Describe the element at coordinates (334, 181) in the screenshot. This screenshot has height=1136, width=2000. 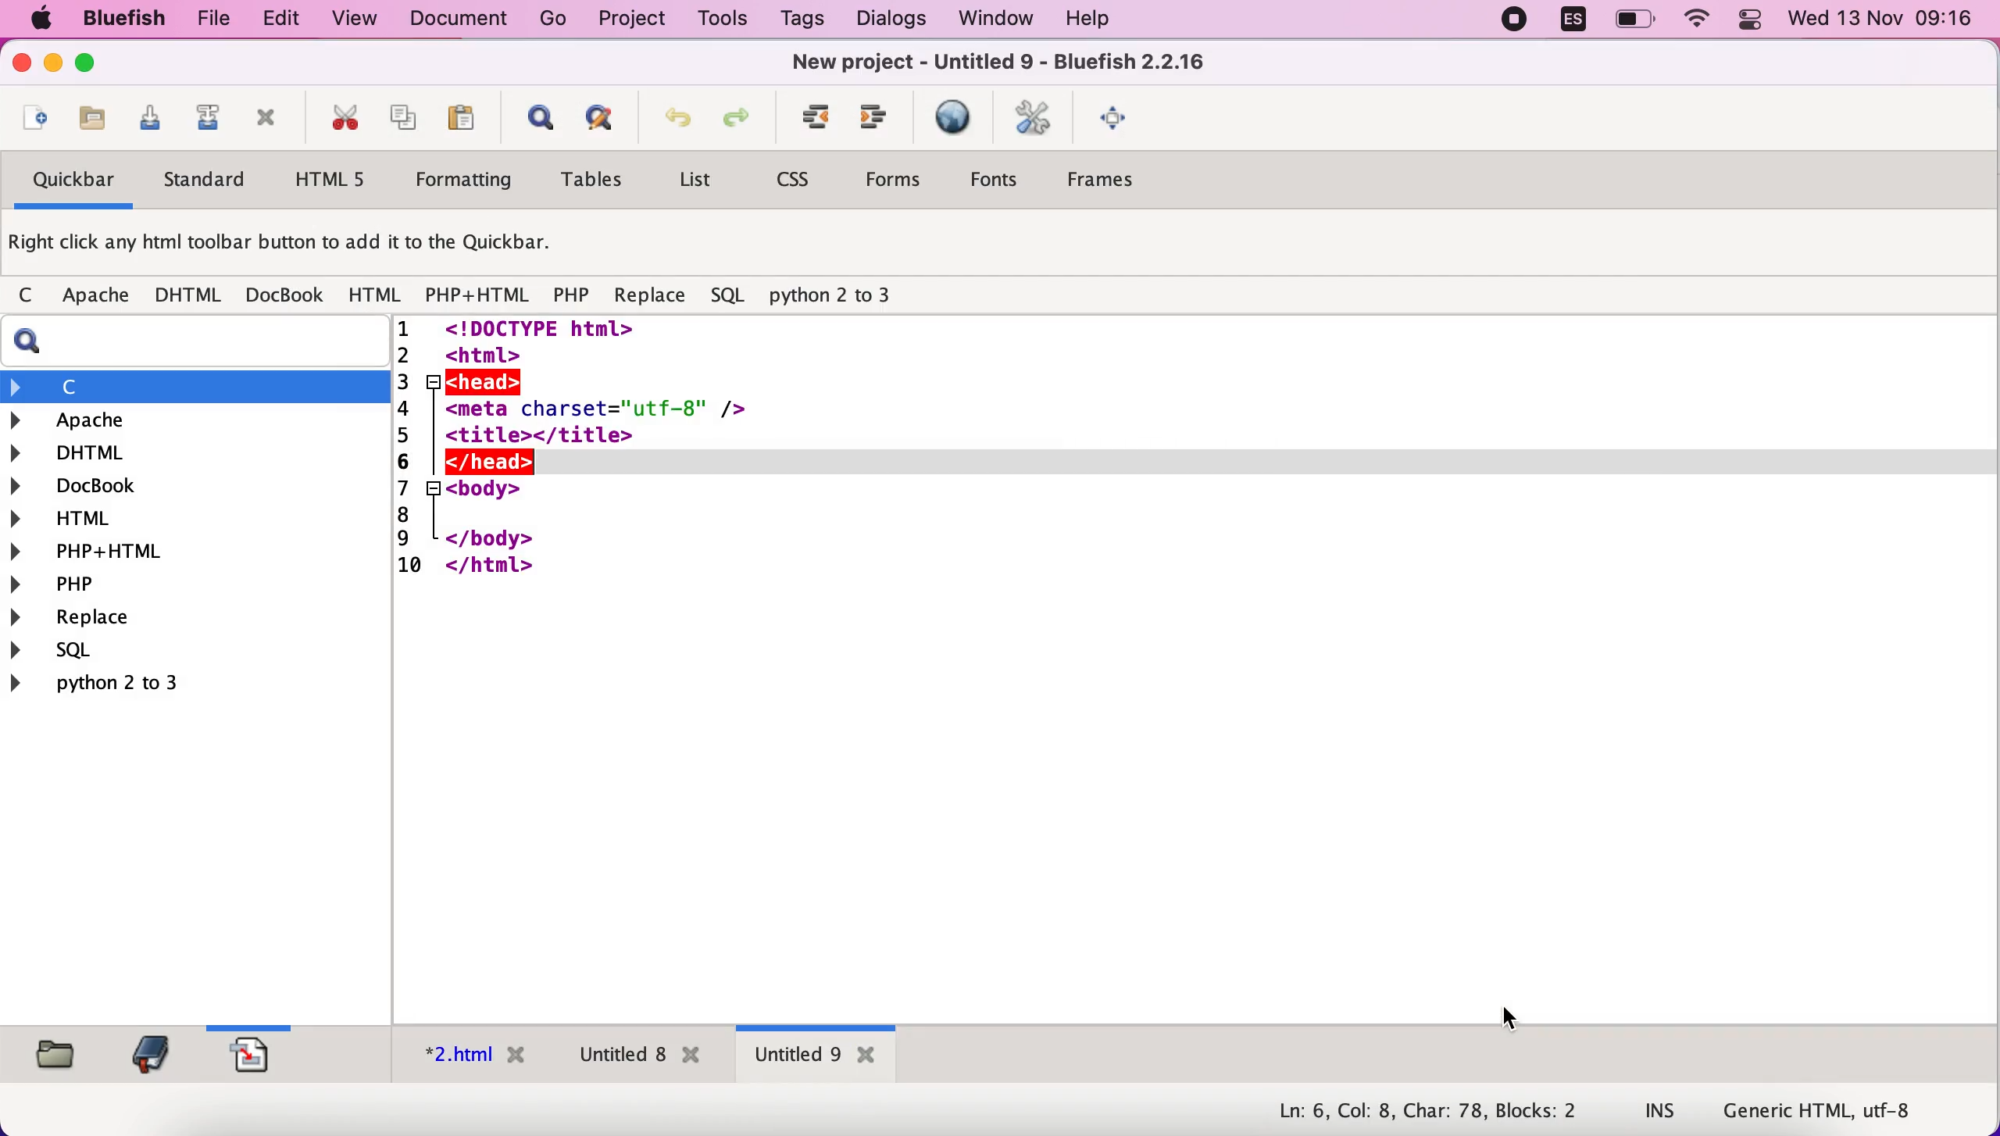
I see `html5` at that location.